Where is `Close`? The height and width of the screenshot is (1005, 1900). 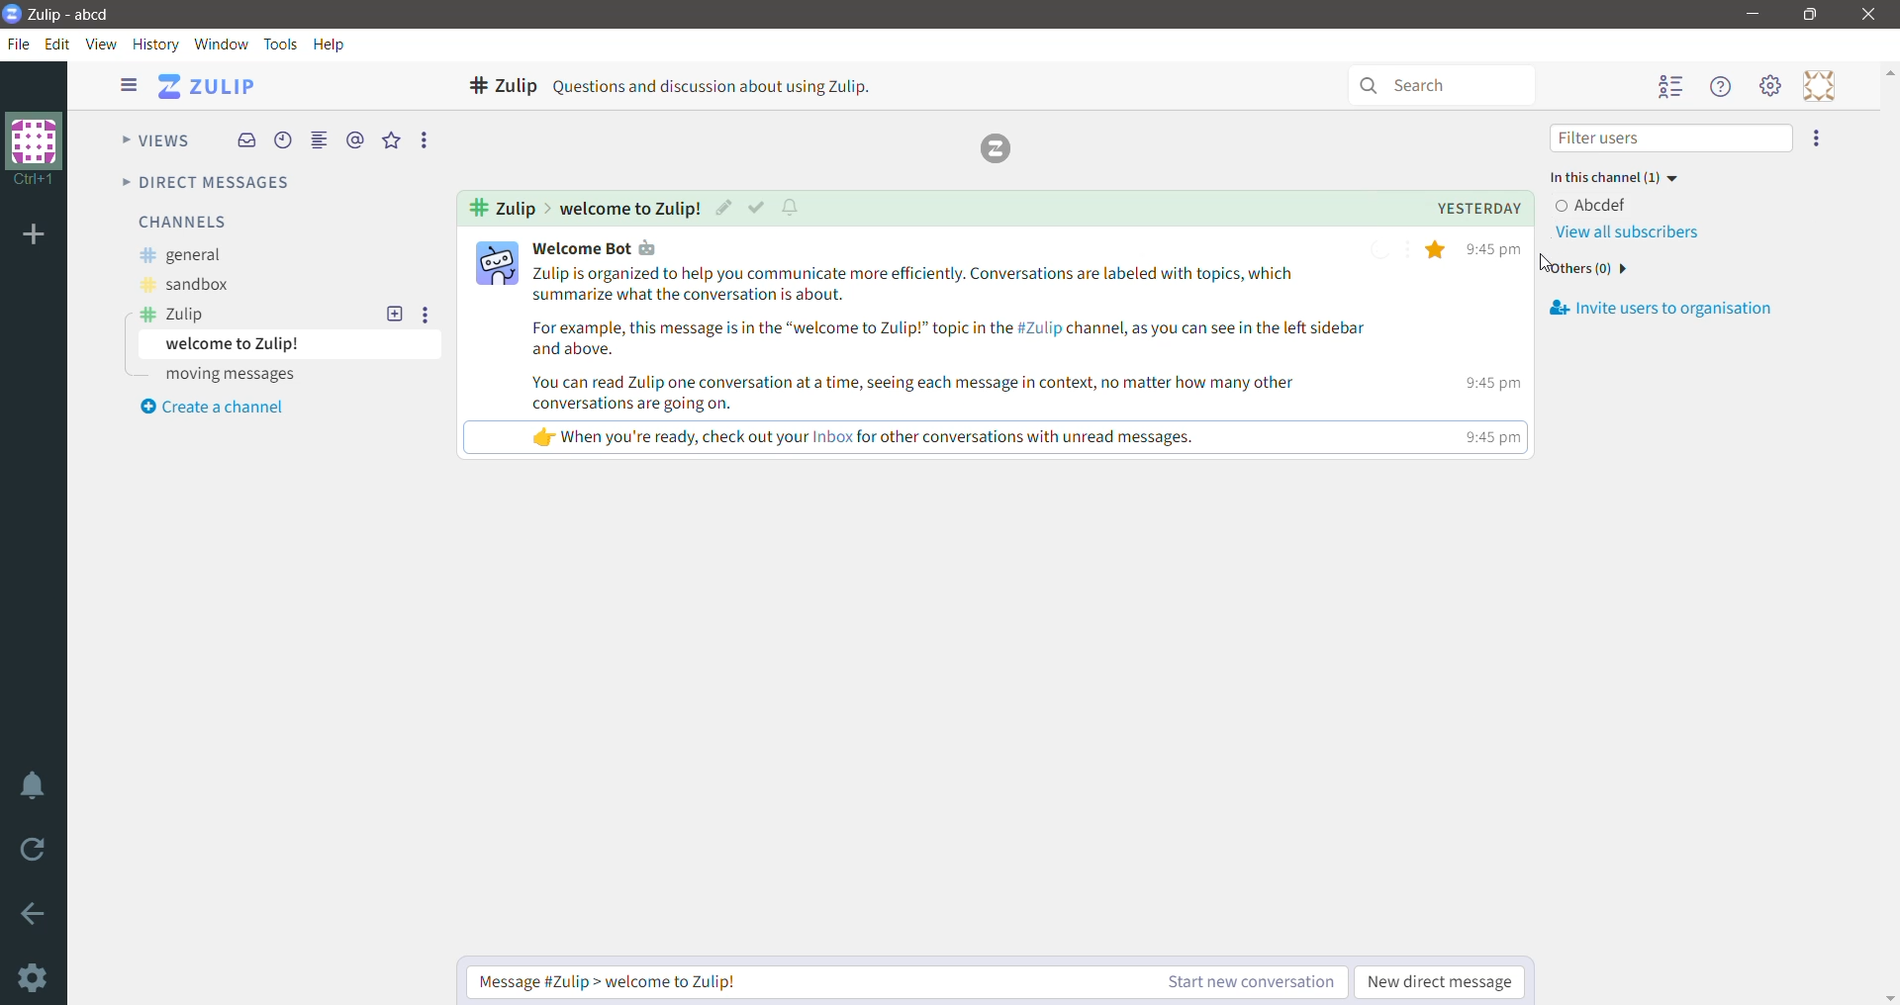 Close is located at coordinates (1872, 14).